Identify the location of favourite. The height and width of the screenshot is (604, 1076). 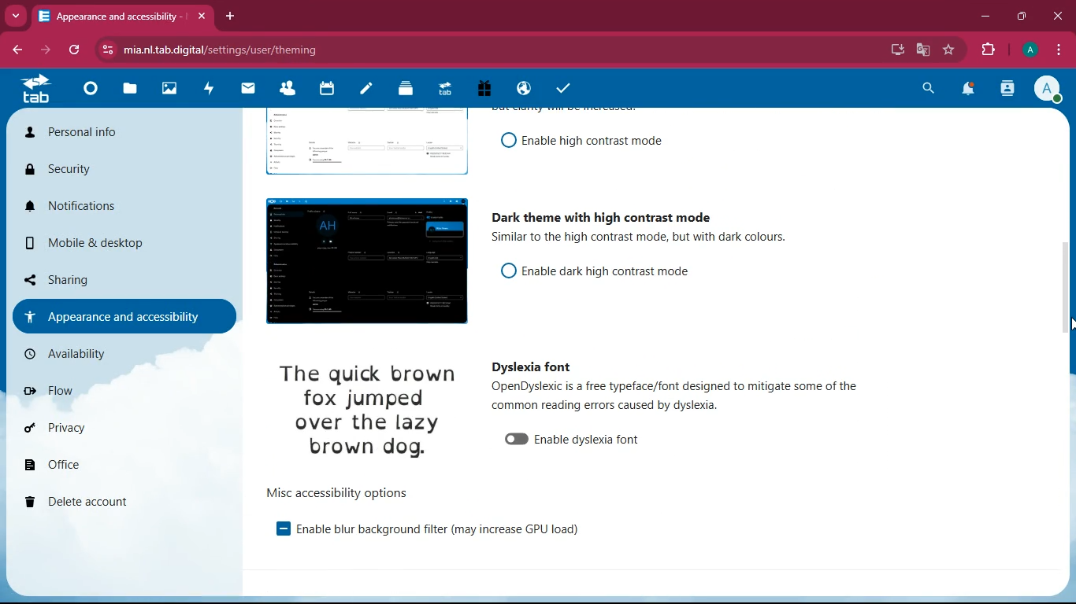
(946, 50).